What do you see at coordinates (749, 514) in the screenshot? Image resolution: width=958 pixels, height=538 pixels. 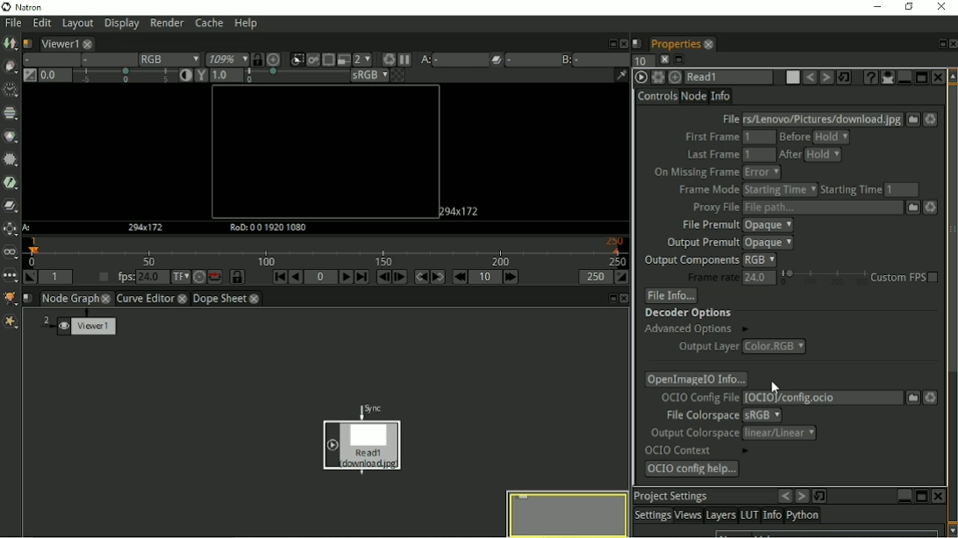 I see `LUT` at bounding box center [749, 514].